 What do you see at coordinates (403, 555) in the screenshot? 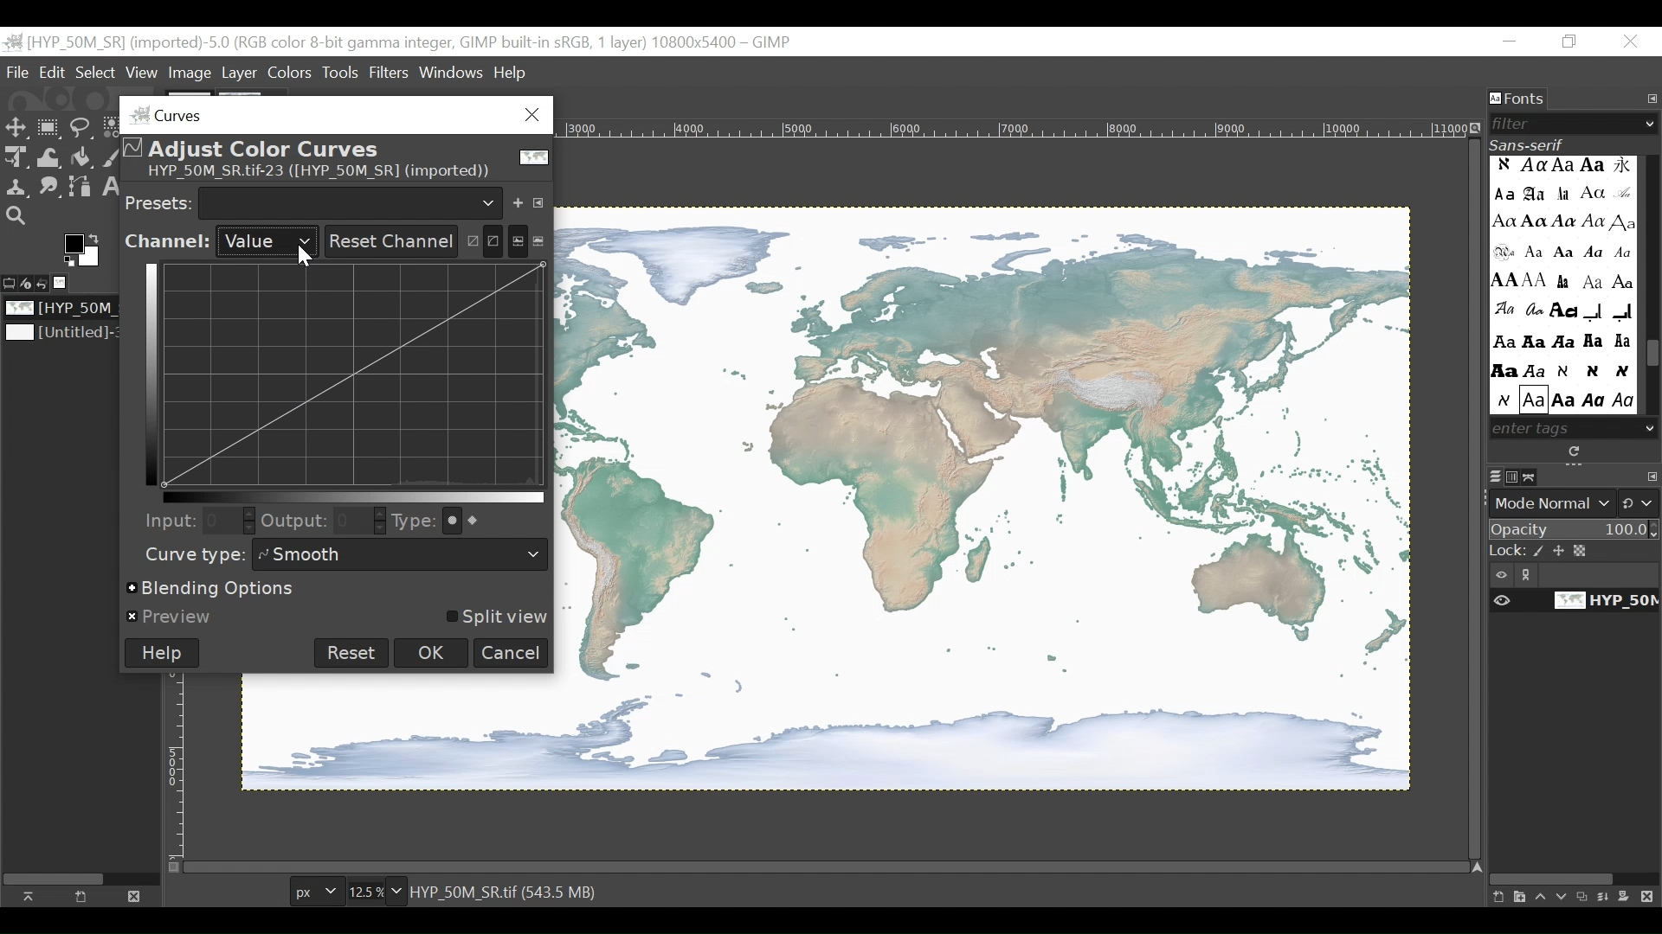
I see `Smooth` at bounding box center [403, 555].